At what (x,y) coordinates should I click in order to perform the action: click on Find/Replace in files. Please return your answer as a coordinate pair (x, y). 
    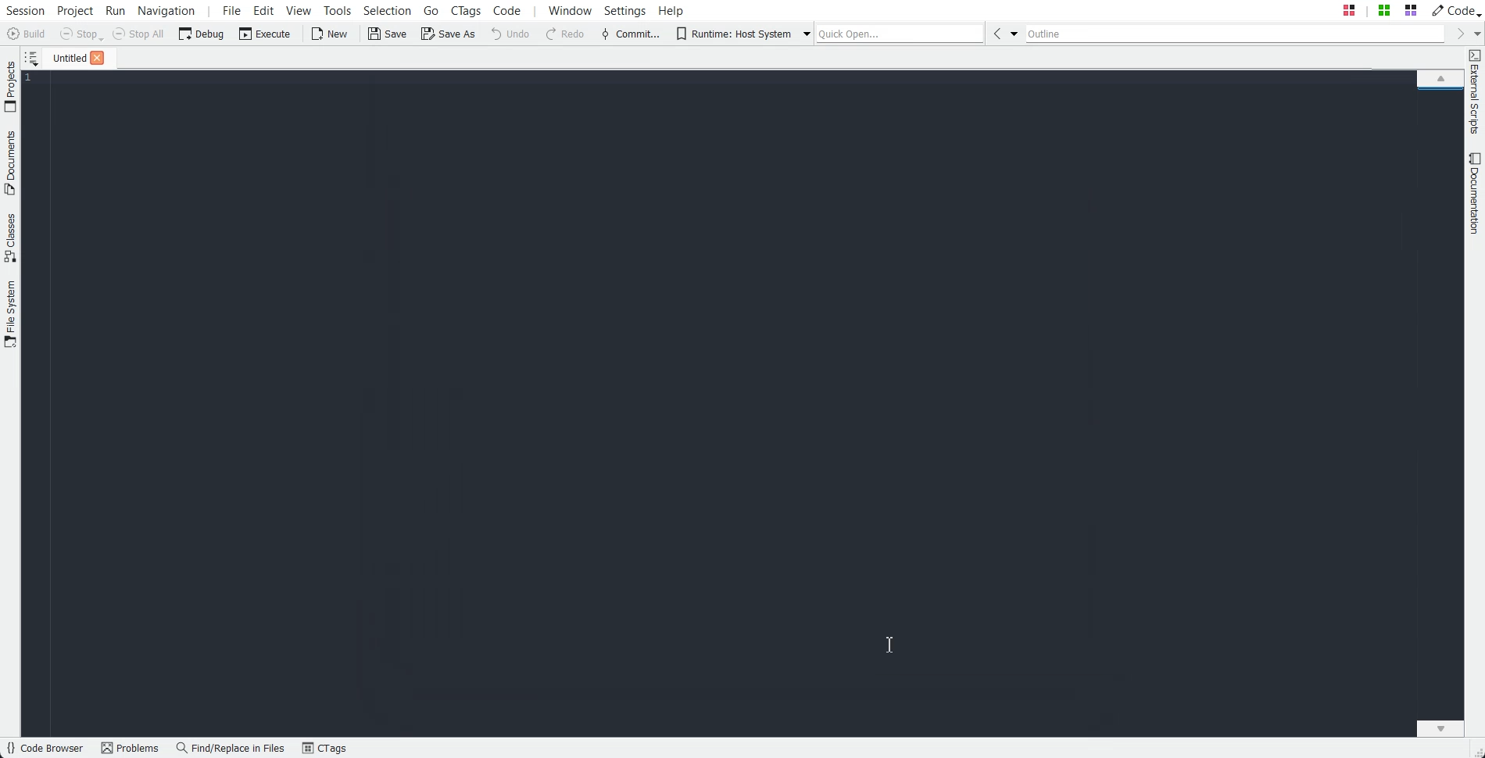
    Looking at the image, I should click on (231, 748).